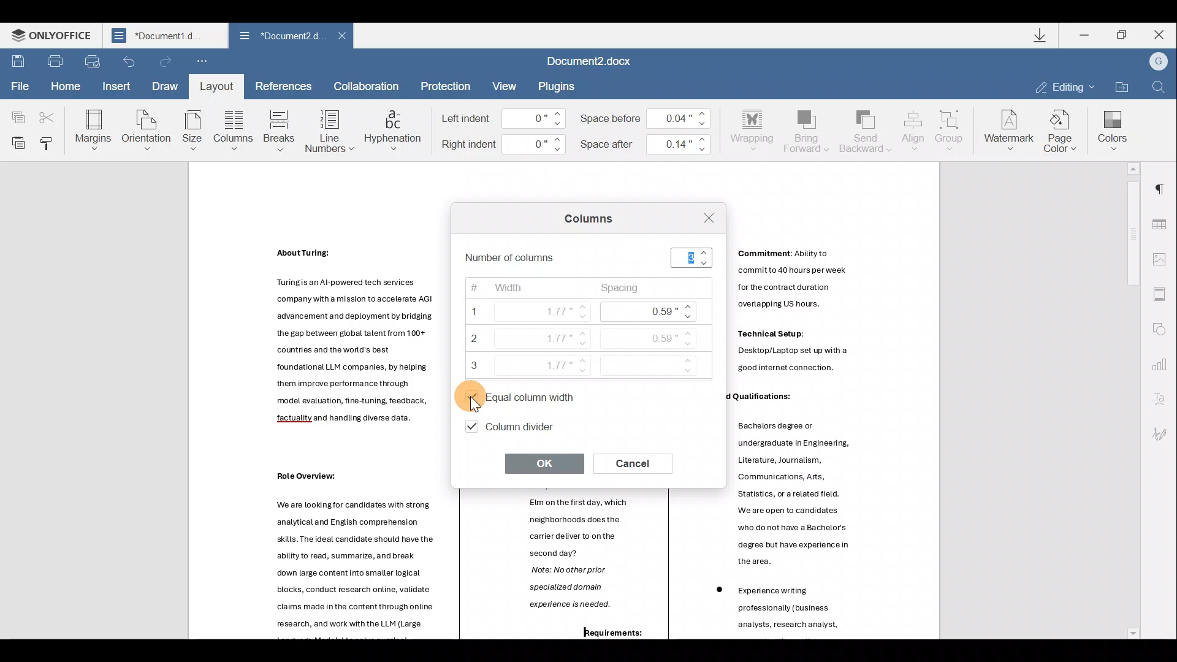  I want to click on Document2.docx, so click(597, 62).